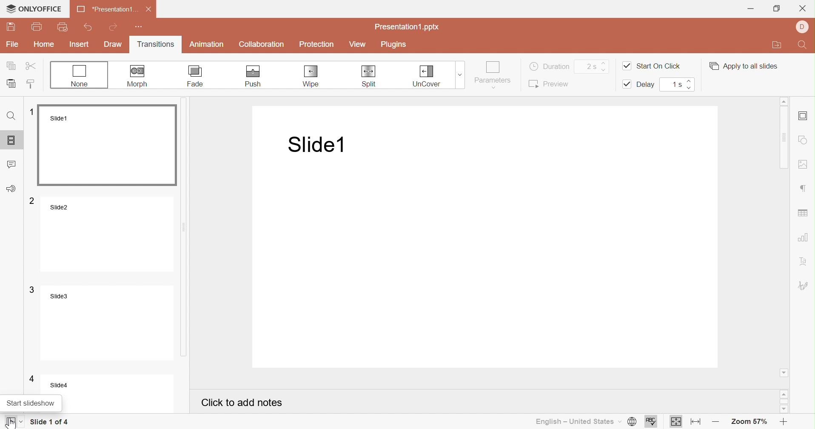 The image size is (815, 429). I want to click on Slide1, so click(109, 145).